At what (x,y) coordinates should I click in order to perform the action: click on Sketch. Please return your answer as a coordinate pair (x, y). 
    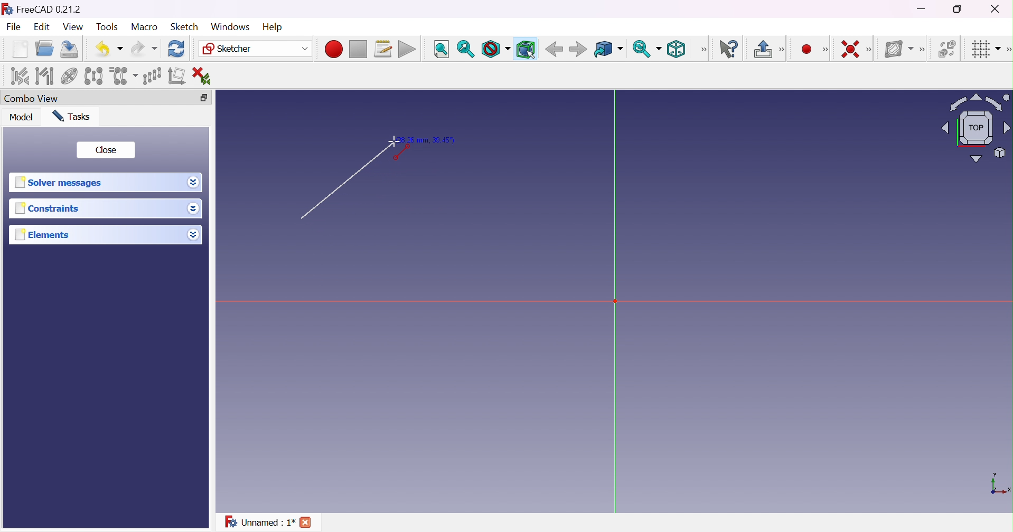
    Looking at the image, I should click on (185, 27).